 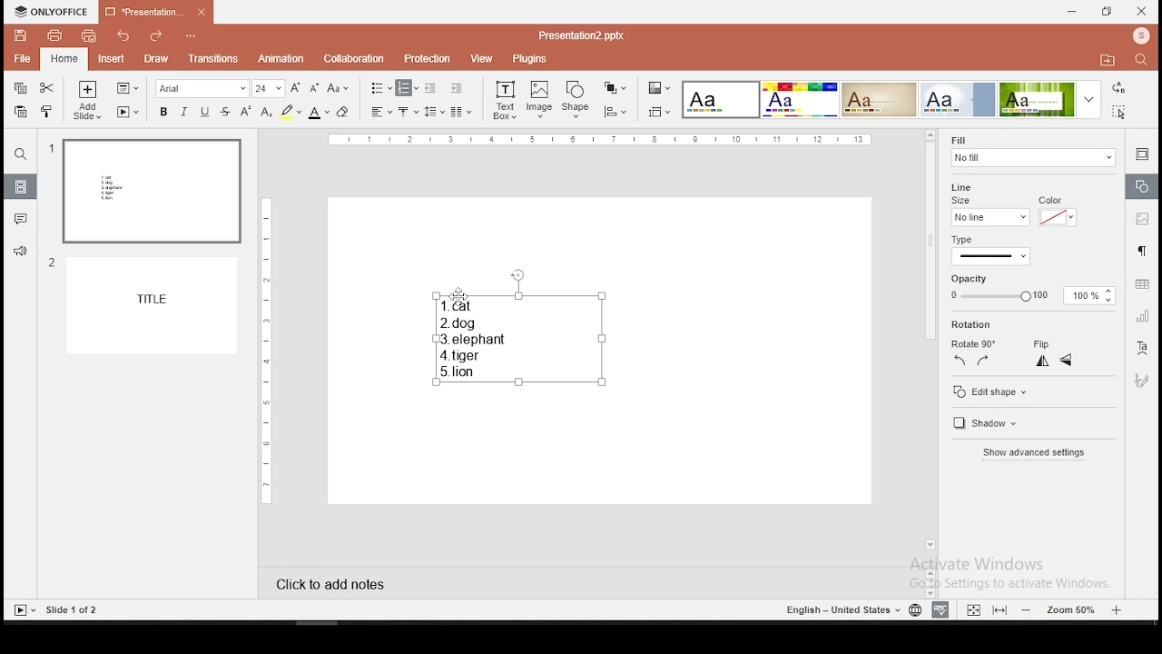 I want to click on type, so click(x=967, y=239).